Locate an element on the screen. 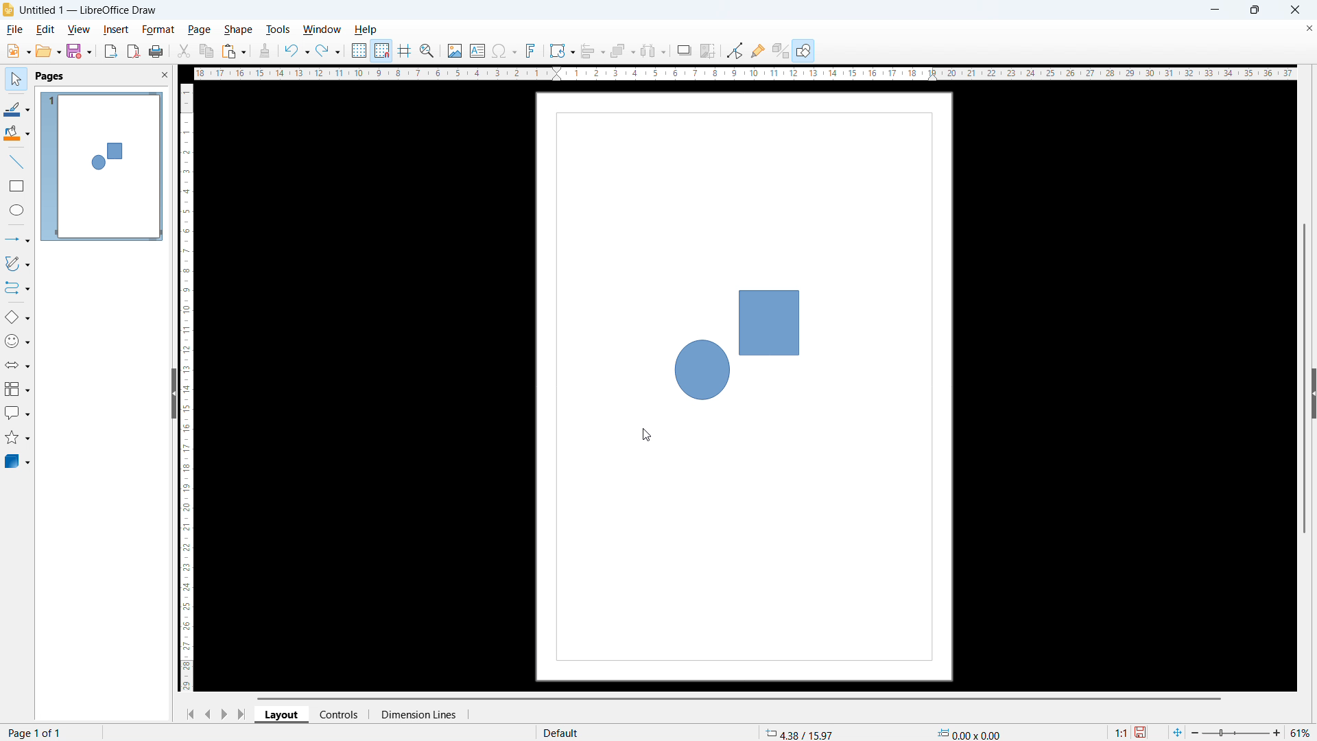  zoom slider is located at coordinates (1238, 733).